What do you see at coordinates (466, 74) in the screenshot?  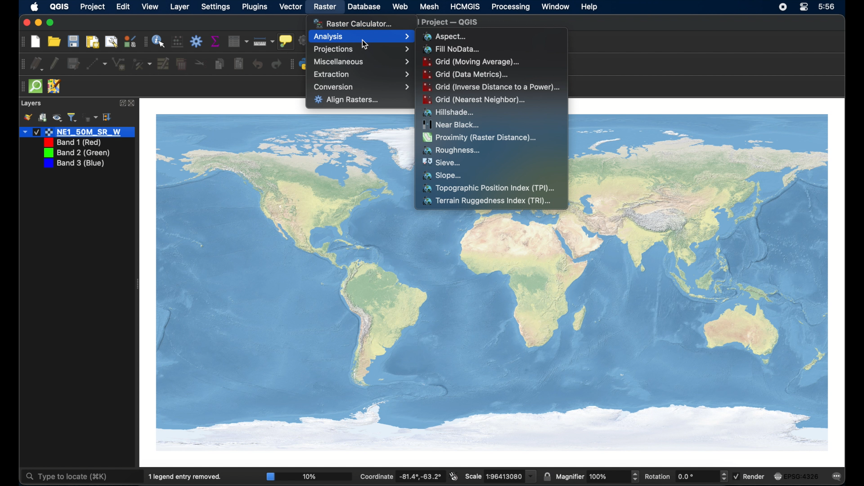 I see `grid (data metrics)` at bounding box center [466, 74].